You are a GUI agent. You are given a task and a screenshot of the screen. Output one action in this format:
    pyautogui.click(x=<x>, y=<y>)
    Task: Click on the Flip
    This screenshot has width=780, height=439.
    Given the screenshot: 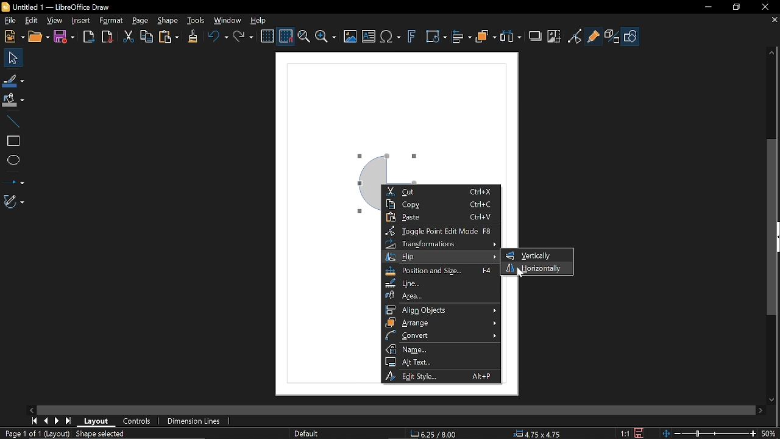 What is the action you would take?
    pyautogui.click(x=441, y=257)
    